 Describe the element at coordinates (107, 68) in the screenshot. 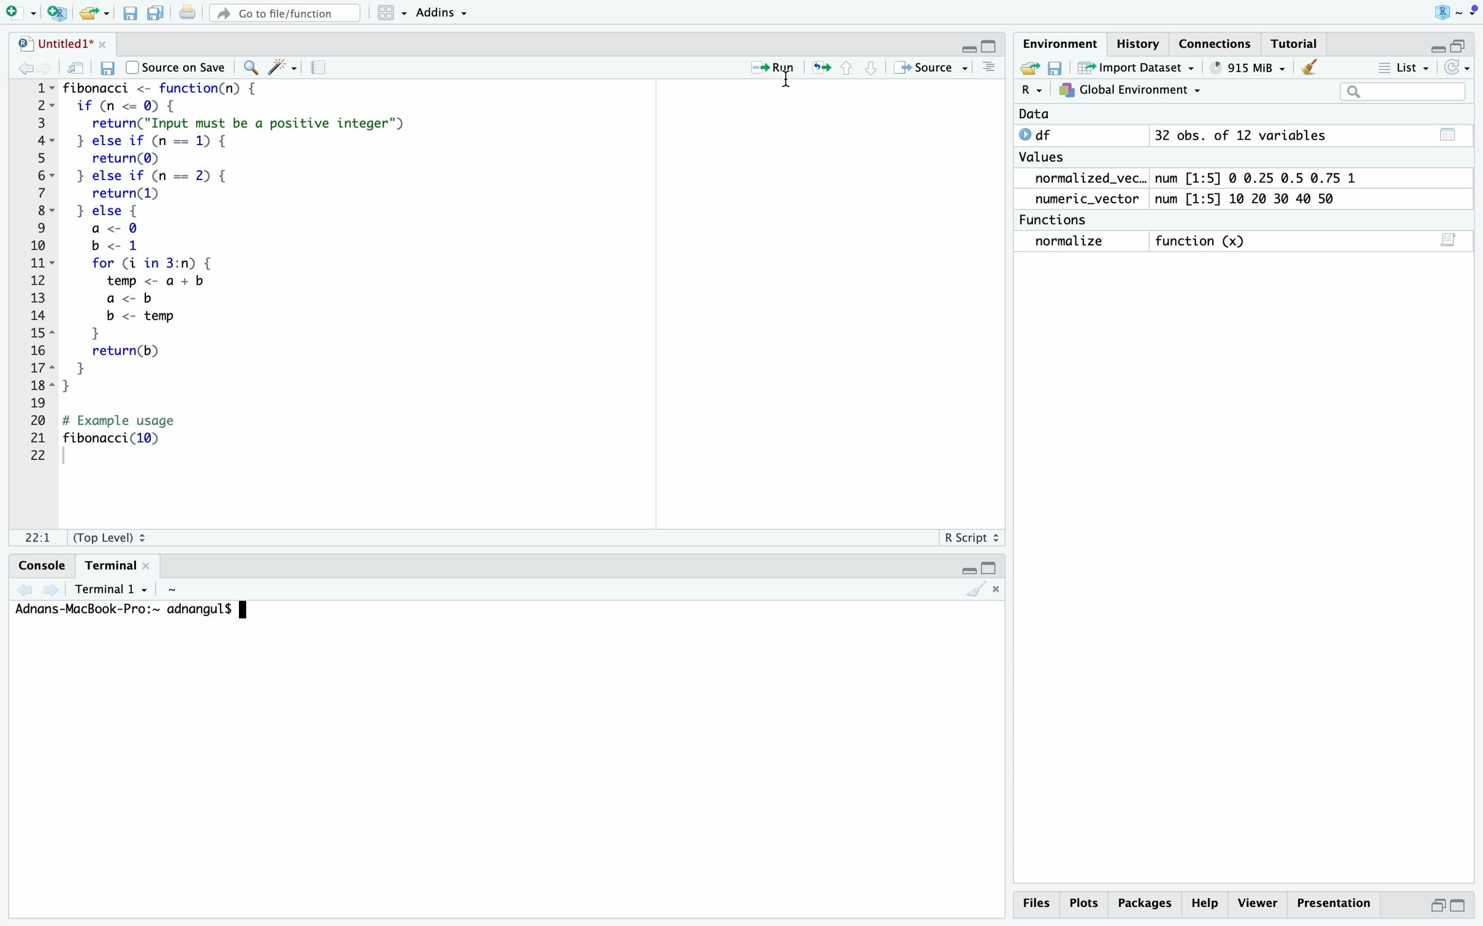

I see `save current document` at that location.